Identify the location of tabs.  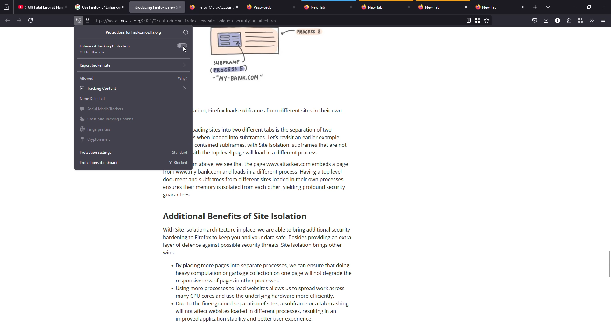
(549, 7).